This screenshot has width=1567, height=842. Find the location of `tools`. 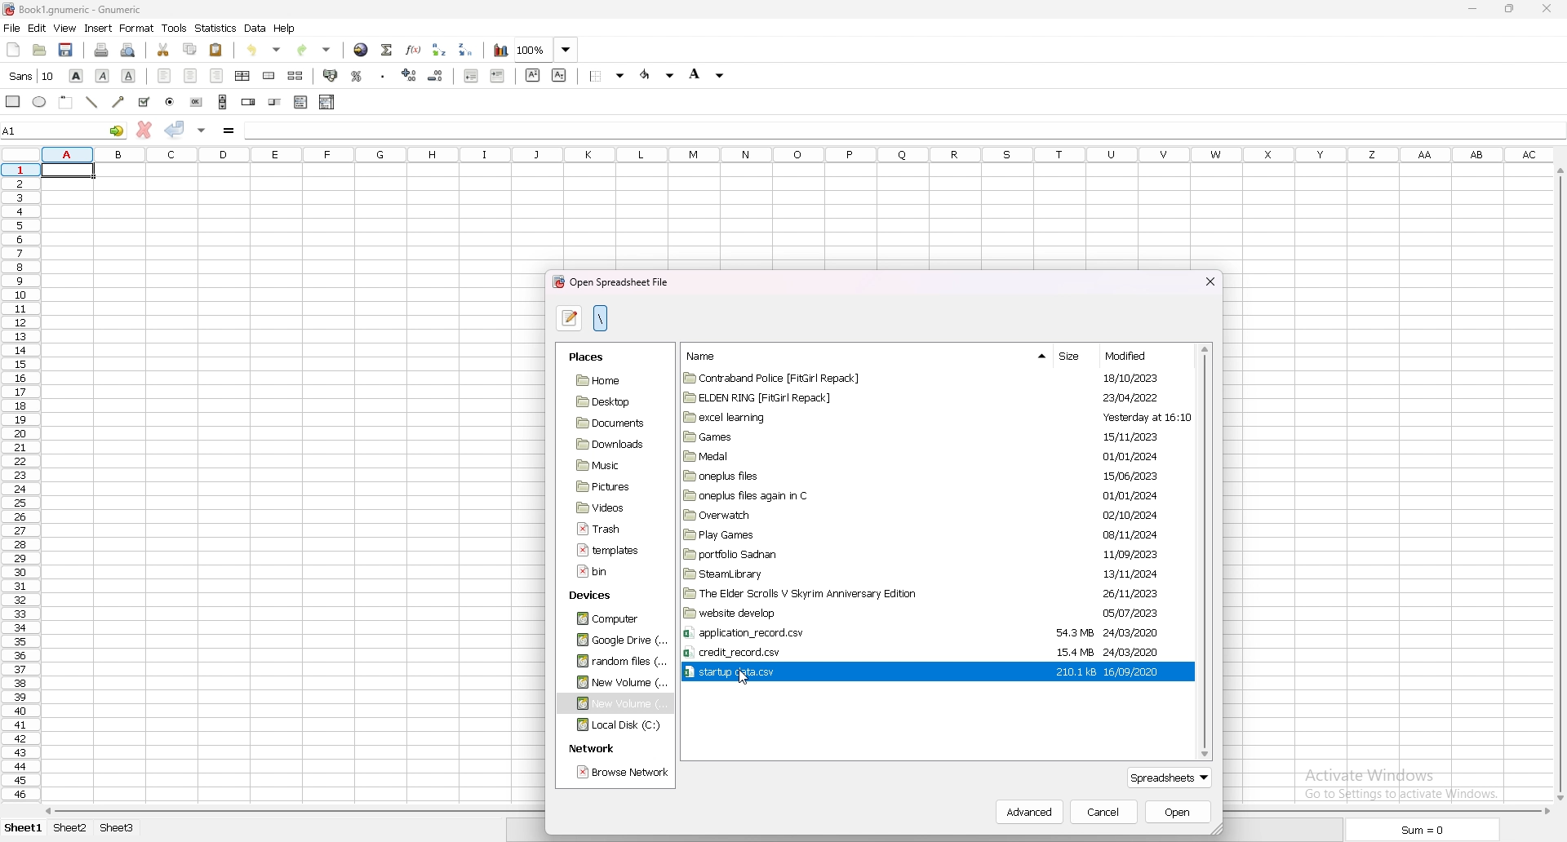

tools is located at coordinates (175, 29).